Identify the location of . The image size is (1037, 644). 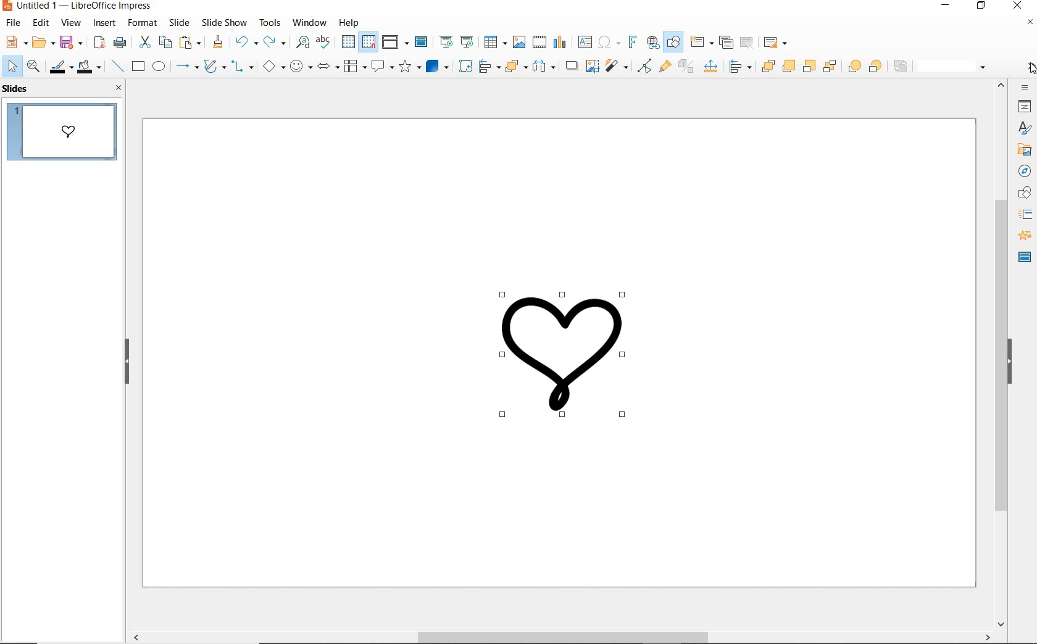
(739, 67).